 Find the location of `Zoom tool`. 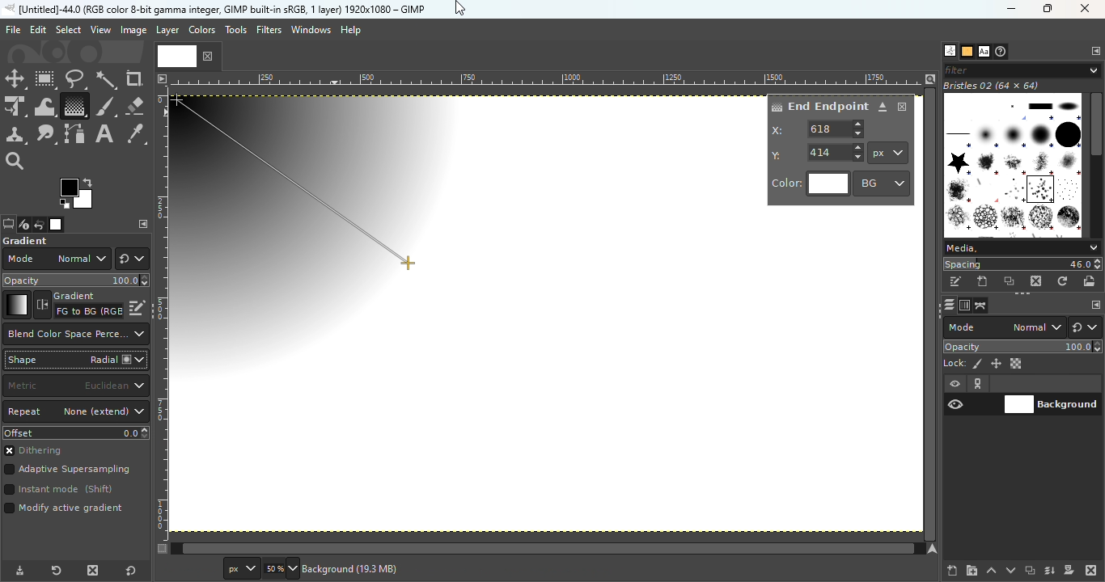

Zoom tool is located at coordinates (16, 159).